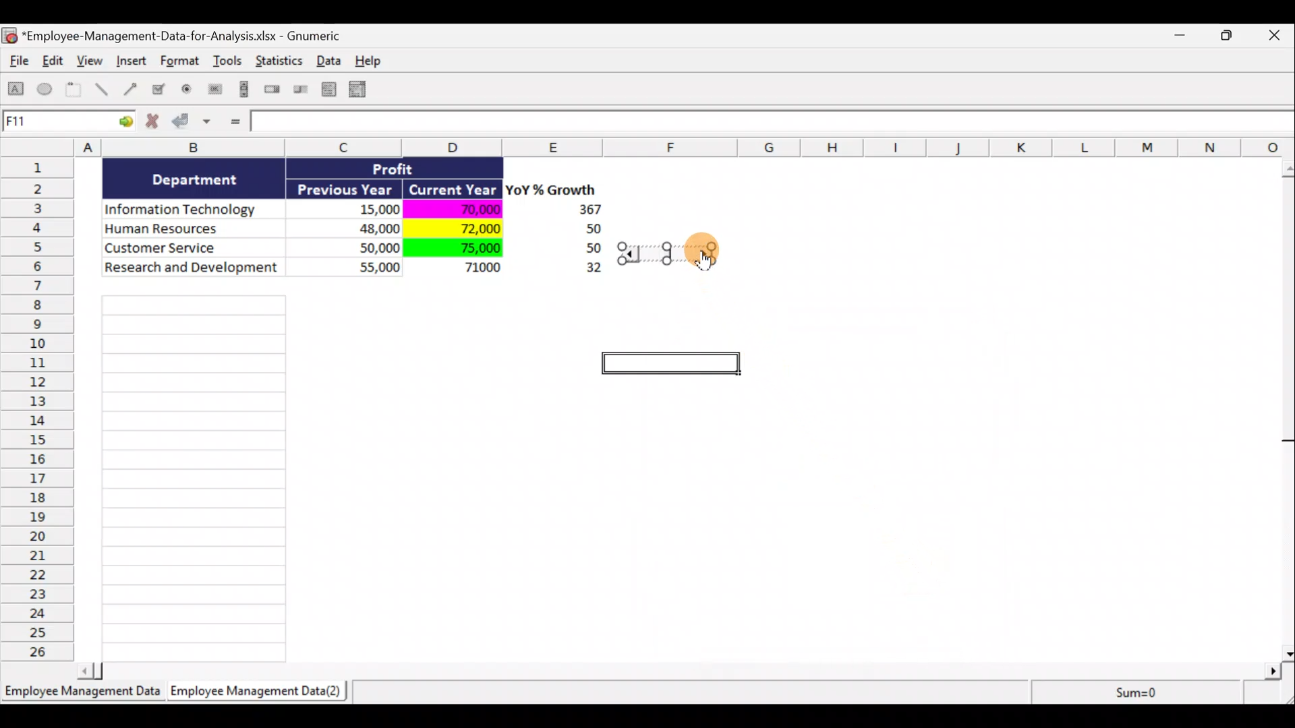 The width and height of the screenshot is (1295, 728). I want to click on View, so click(92, 61).